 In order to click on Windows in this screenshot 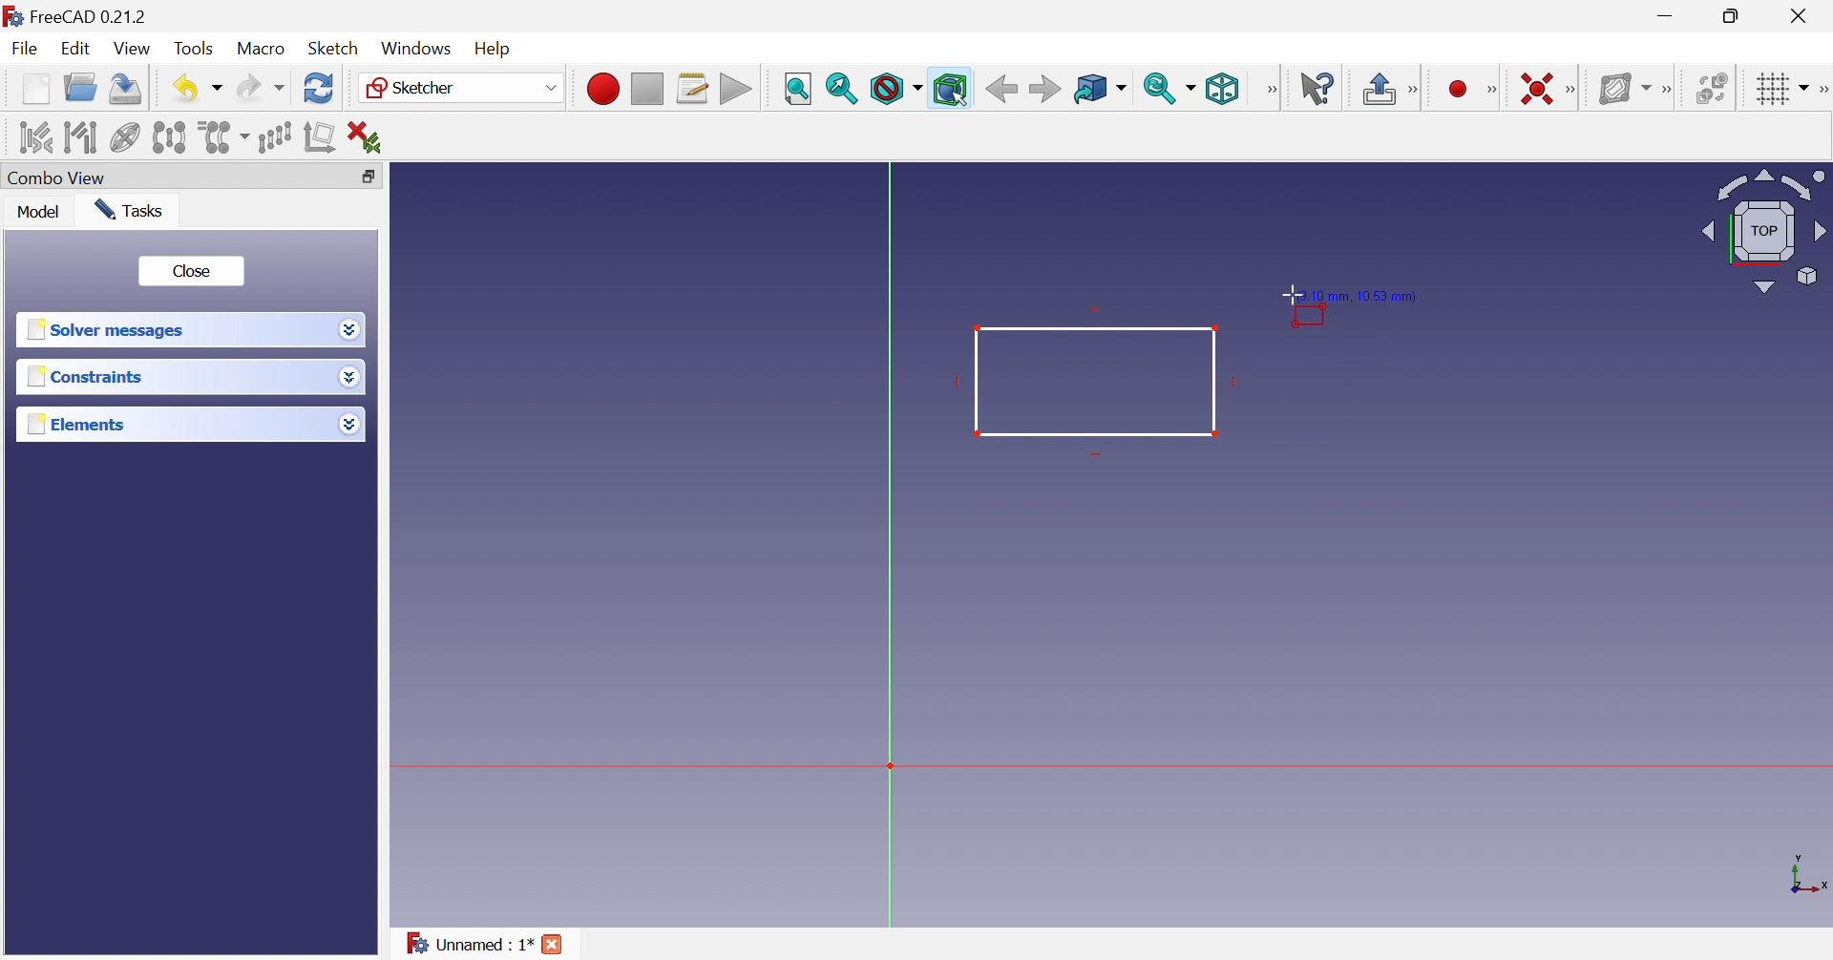, I will do `click(415, 50)`.